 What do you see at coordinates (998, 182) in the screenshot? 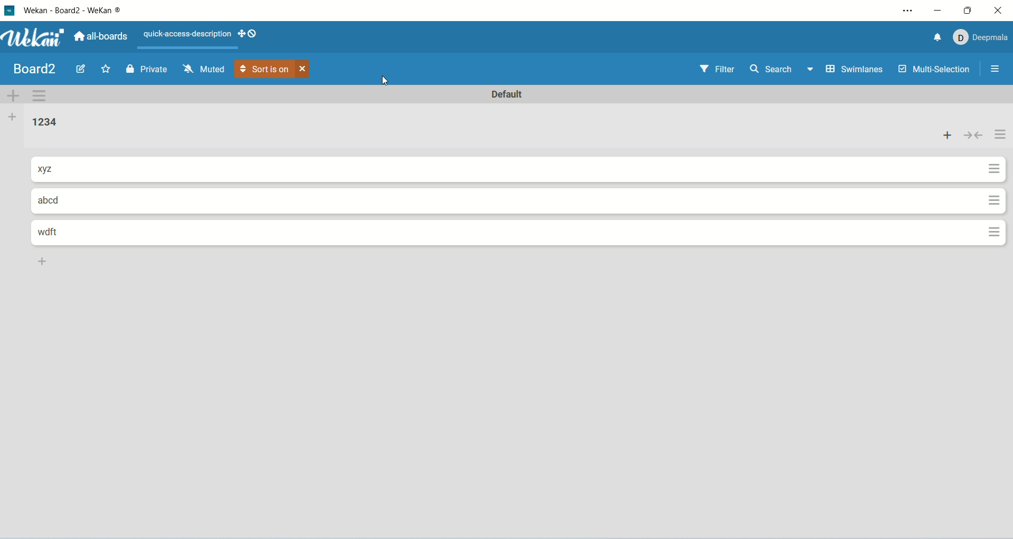
I see `actions` at bounding box center [998, 182].